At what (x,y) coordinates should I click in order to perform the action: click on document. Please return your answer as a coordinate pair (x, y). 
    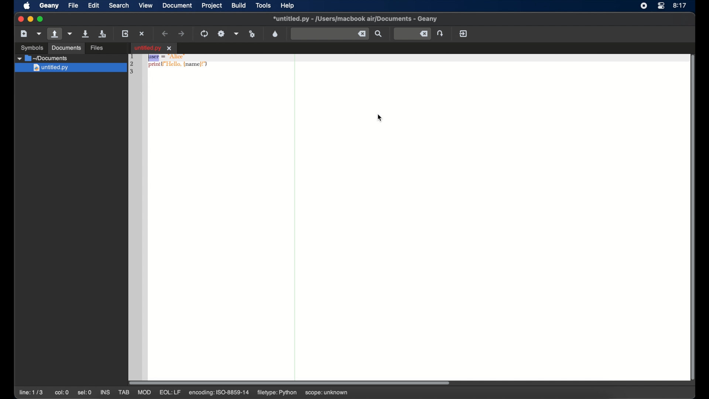
    Looking at the image, I should click on (177, 5).